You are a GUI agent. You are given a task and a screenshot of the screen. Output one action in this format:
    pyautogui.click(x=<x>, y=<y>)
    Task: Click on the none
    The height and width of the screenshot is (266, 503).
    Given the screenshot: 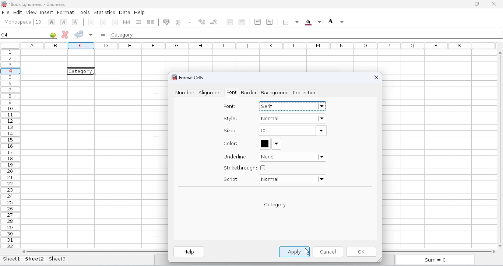 What is the action you would take?
    pyautogui.click(x=293, y=157)
    